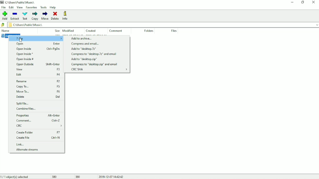  What do you see at coordinates (38, 70) in the screenshot?
I see `View` at bounding box center [38, 70].